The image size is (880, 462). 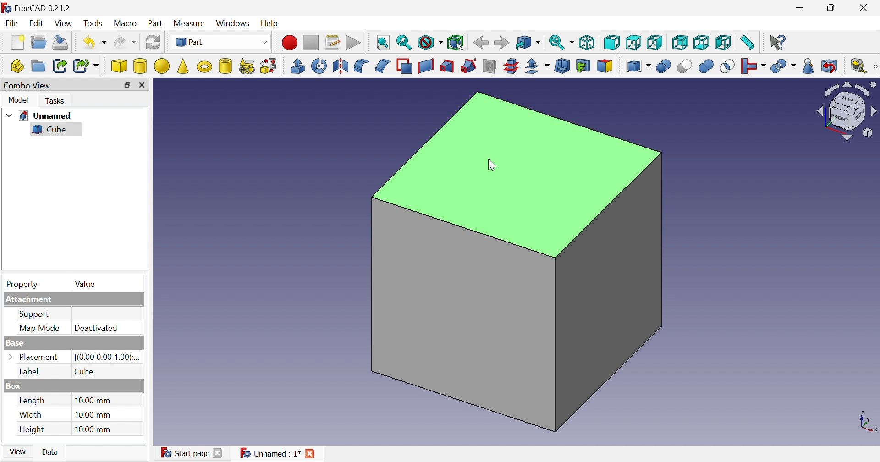 What do you see at coordinates (868, 421) in the screenshot?
I see `x, y plane` at bounding box center [868, 421].